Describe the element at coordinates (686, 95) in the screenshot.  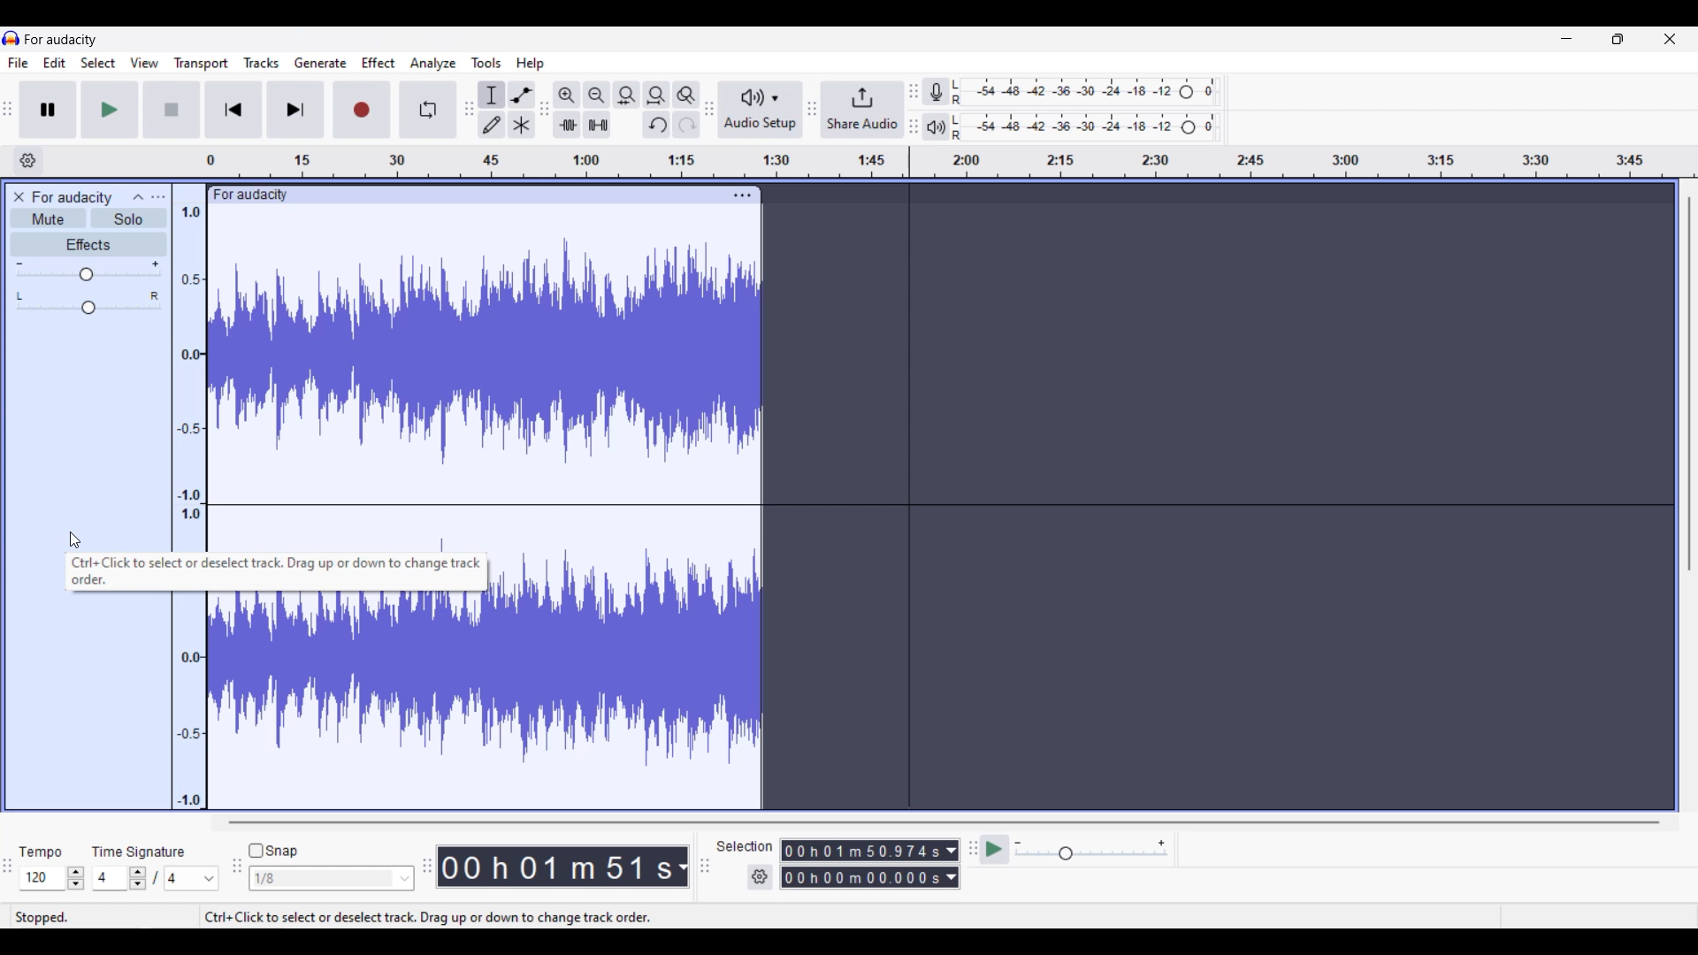
I see `Zoom toggle` at that location.